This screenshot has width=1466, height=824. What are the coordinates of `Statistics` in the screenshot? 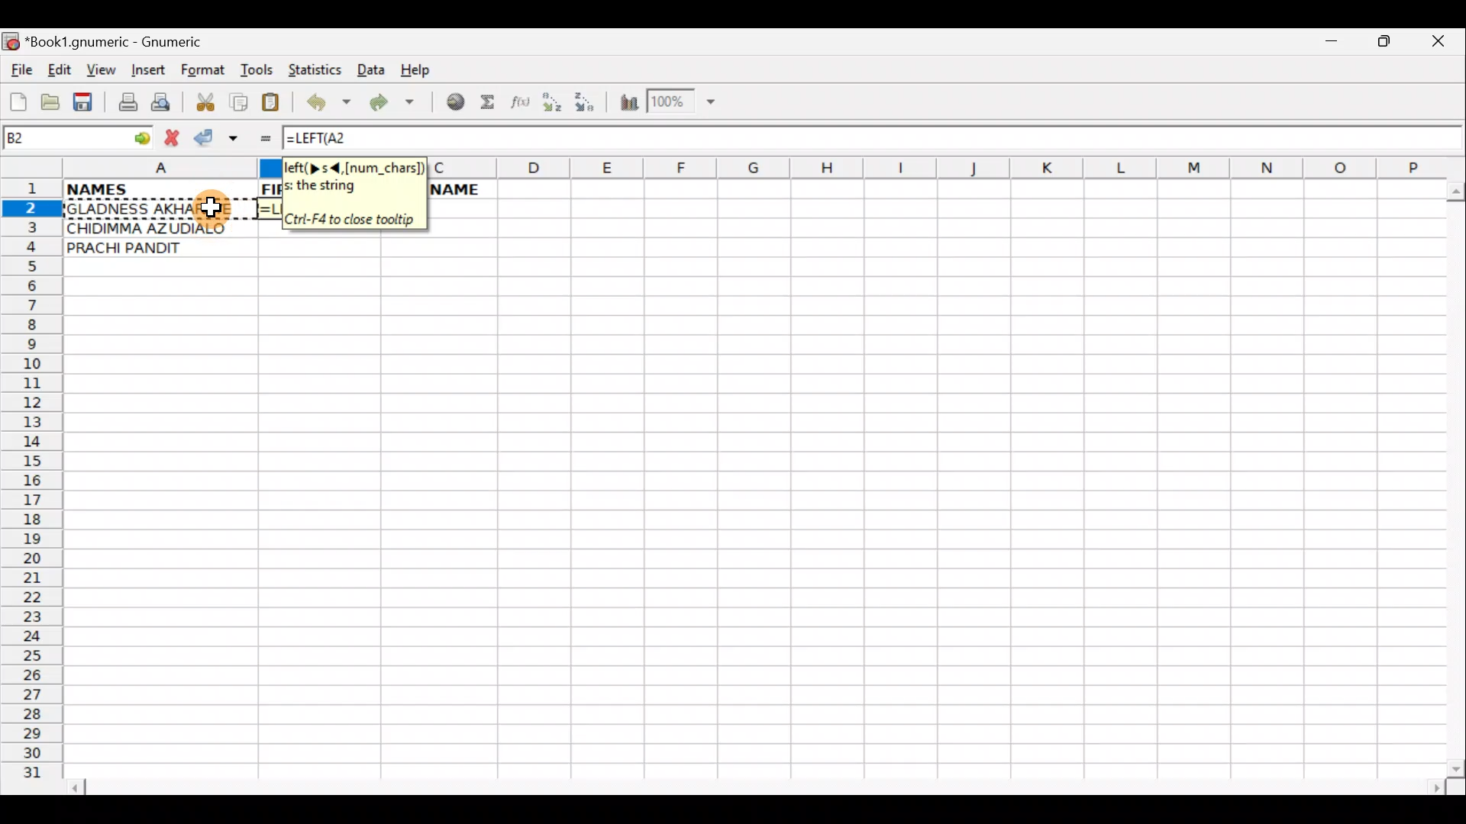 It's located at (319, 69).